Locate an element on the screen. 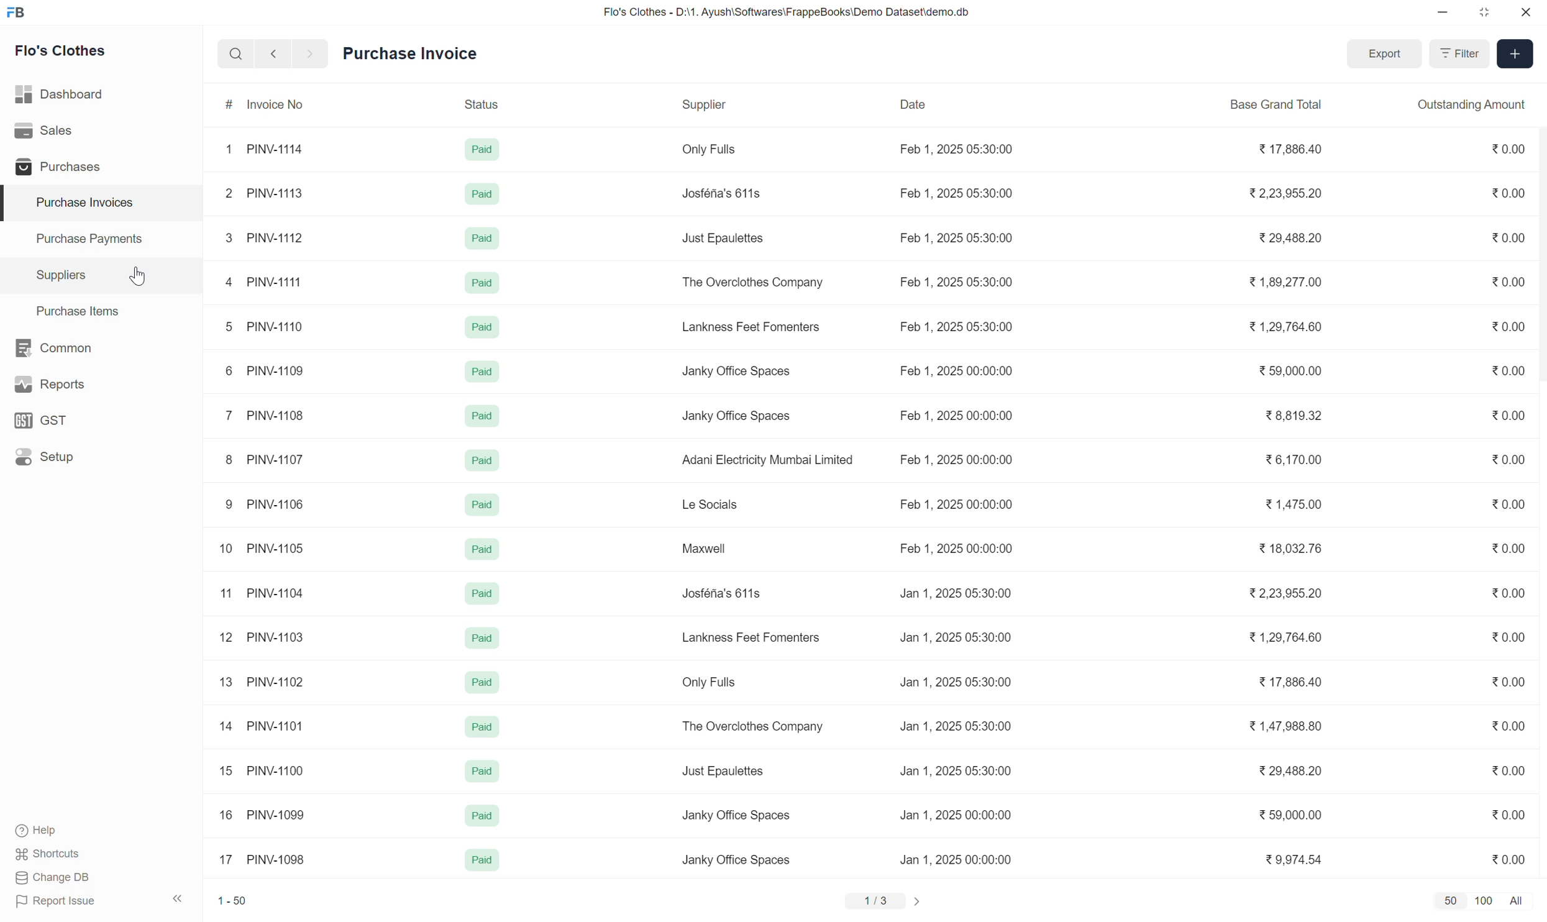 This screenshot has width=1547, height=922. Status is located at coordinates (493, 105).